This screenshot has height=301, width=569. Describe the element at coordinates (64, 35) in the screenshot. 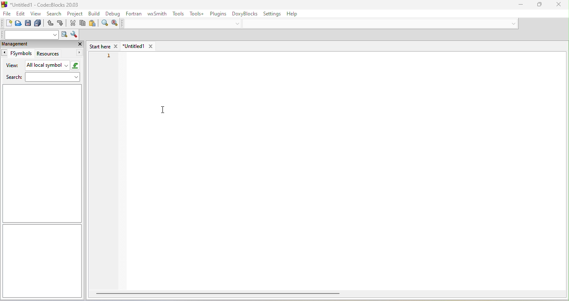

I see `run search` at that location.